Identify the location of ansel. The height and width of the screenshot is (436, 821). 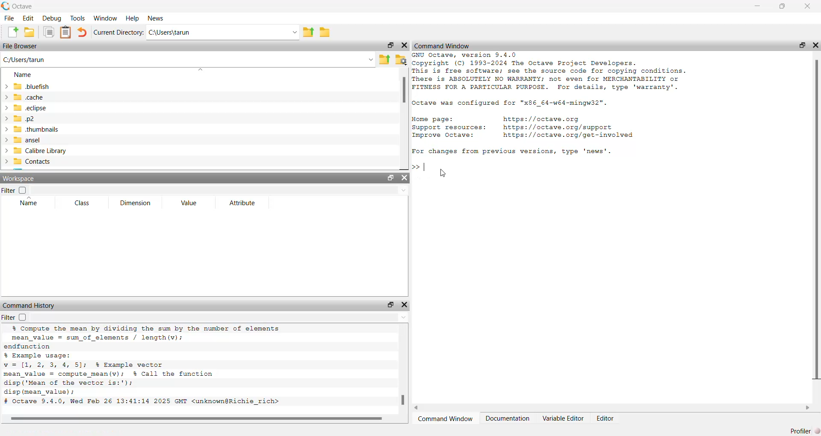
(27, 141).